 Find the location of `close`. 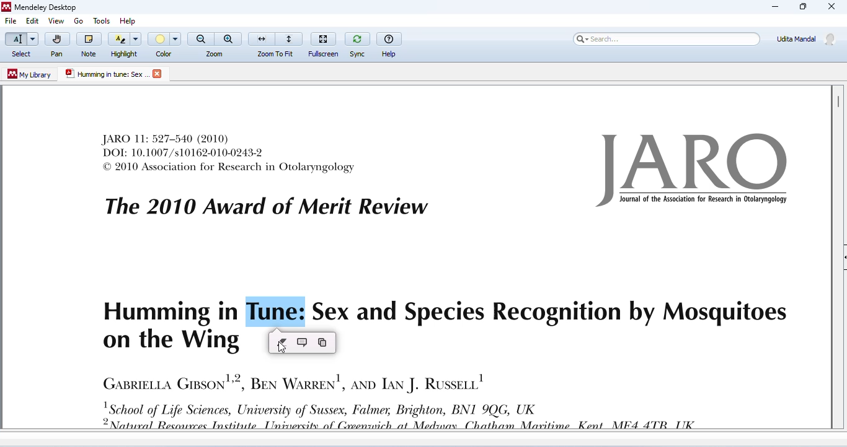

close is located at coordinates (159, 74).